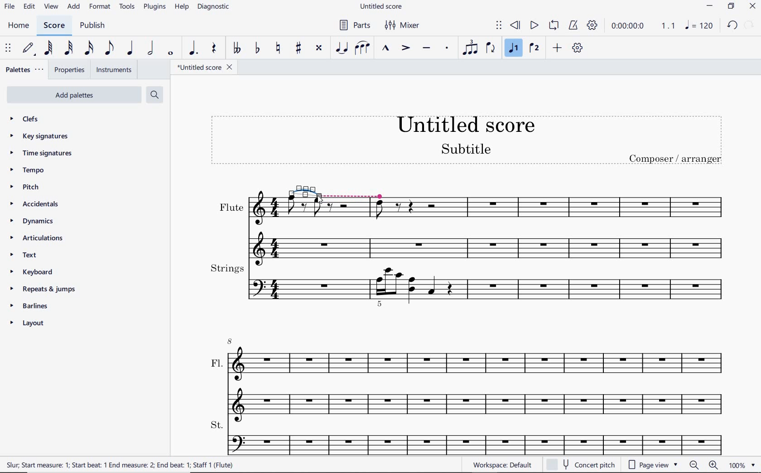 This screenshot has height=473, width=761. Describe the element at coordinates (466, 141) in the screenshot. I see `title` at that location.